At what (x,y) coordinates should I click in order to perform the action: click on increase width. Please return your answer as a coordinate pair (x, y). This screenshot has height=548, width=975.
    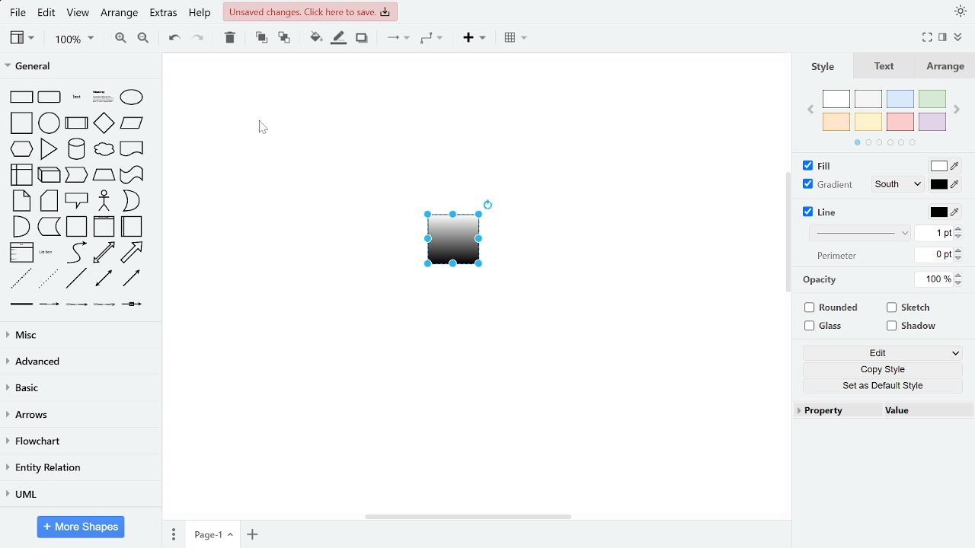
    Looking at the image, I should click on (961, 250).